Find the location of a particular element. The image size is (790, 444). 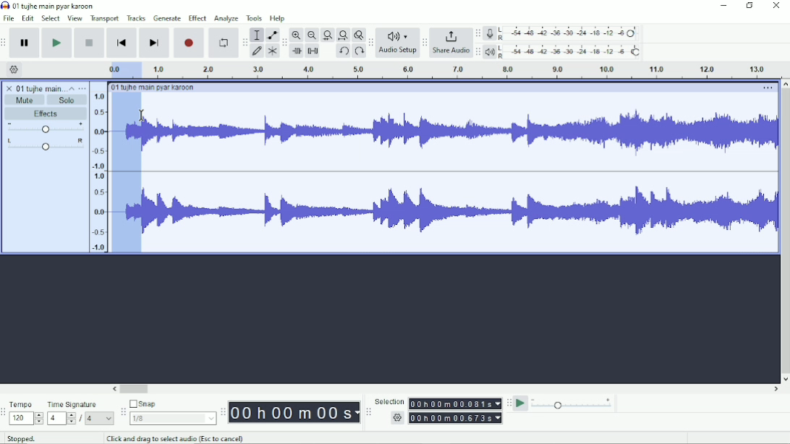

Audacity tools toolbar is located at coordinates (245, 40).